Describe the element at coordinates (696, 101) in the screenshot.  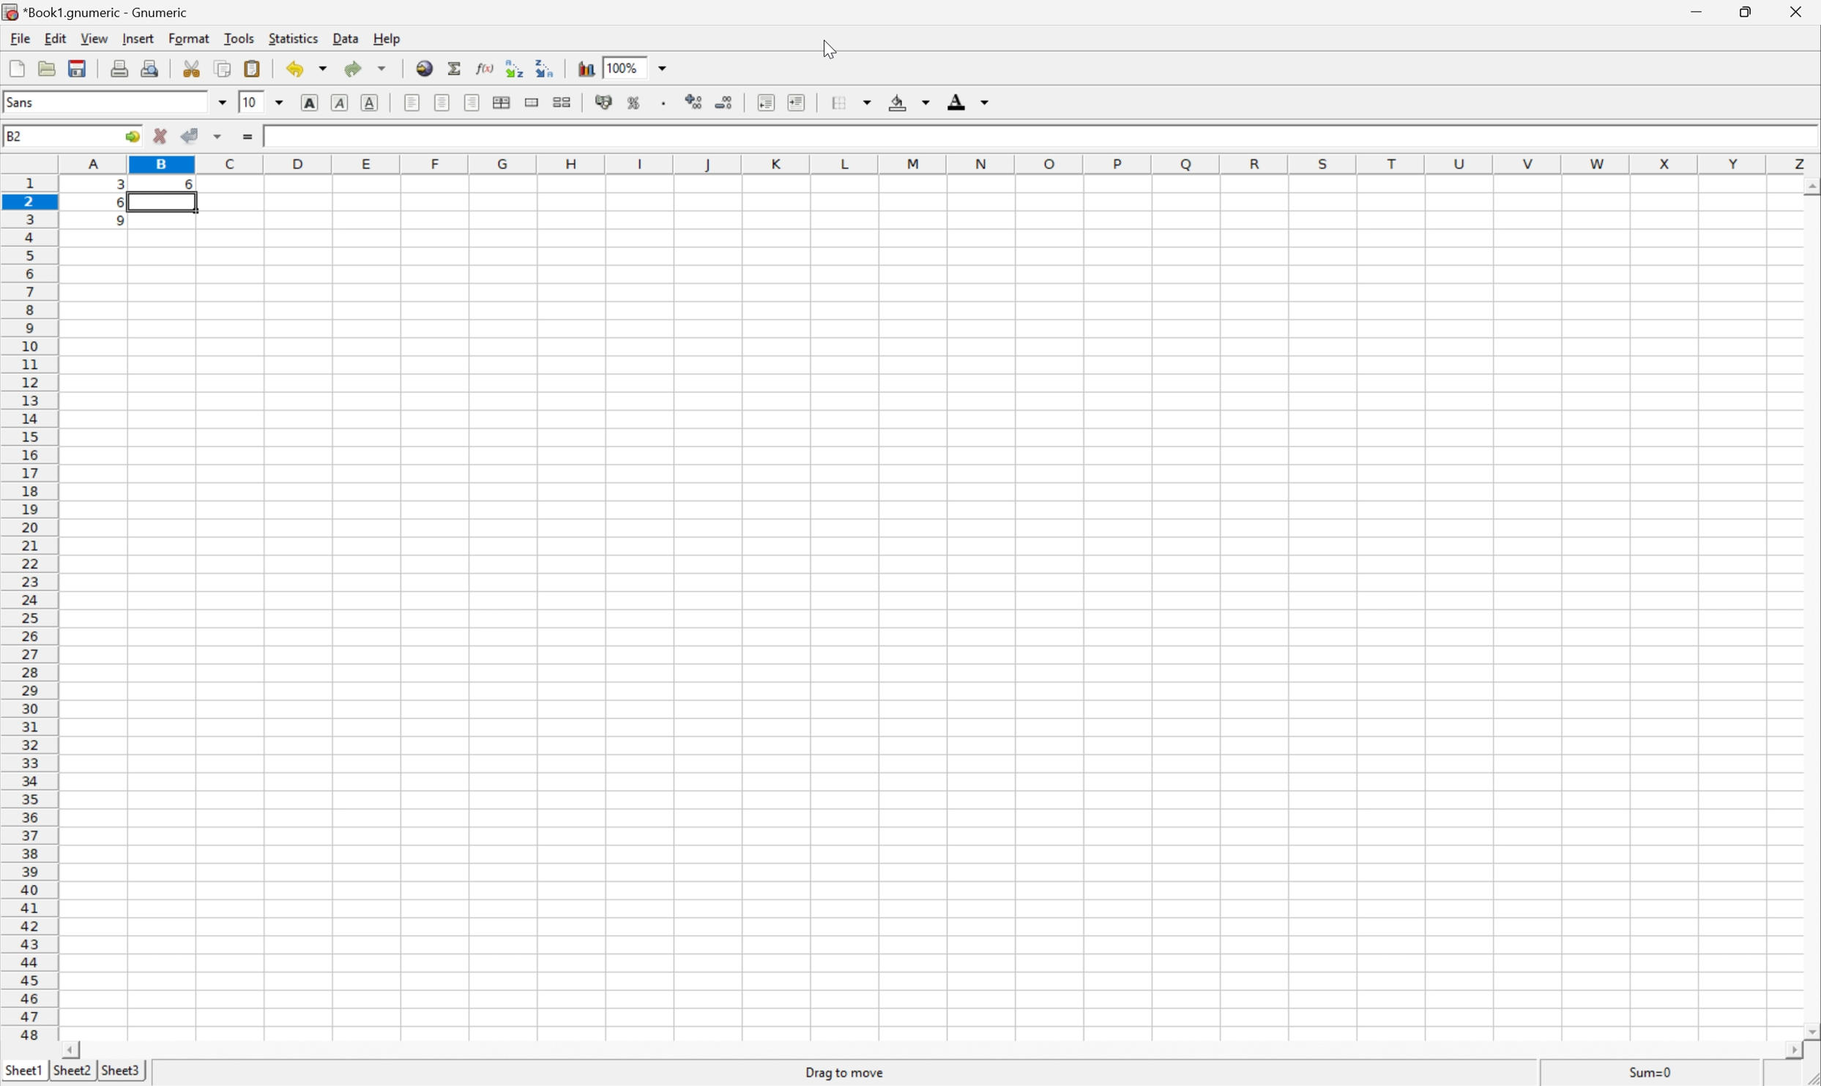
I see `Increase the number of decimals displayed` at that location.